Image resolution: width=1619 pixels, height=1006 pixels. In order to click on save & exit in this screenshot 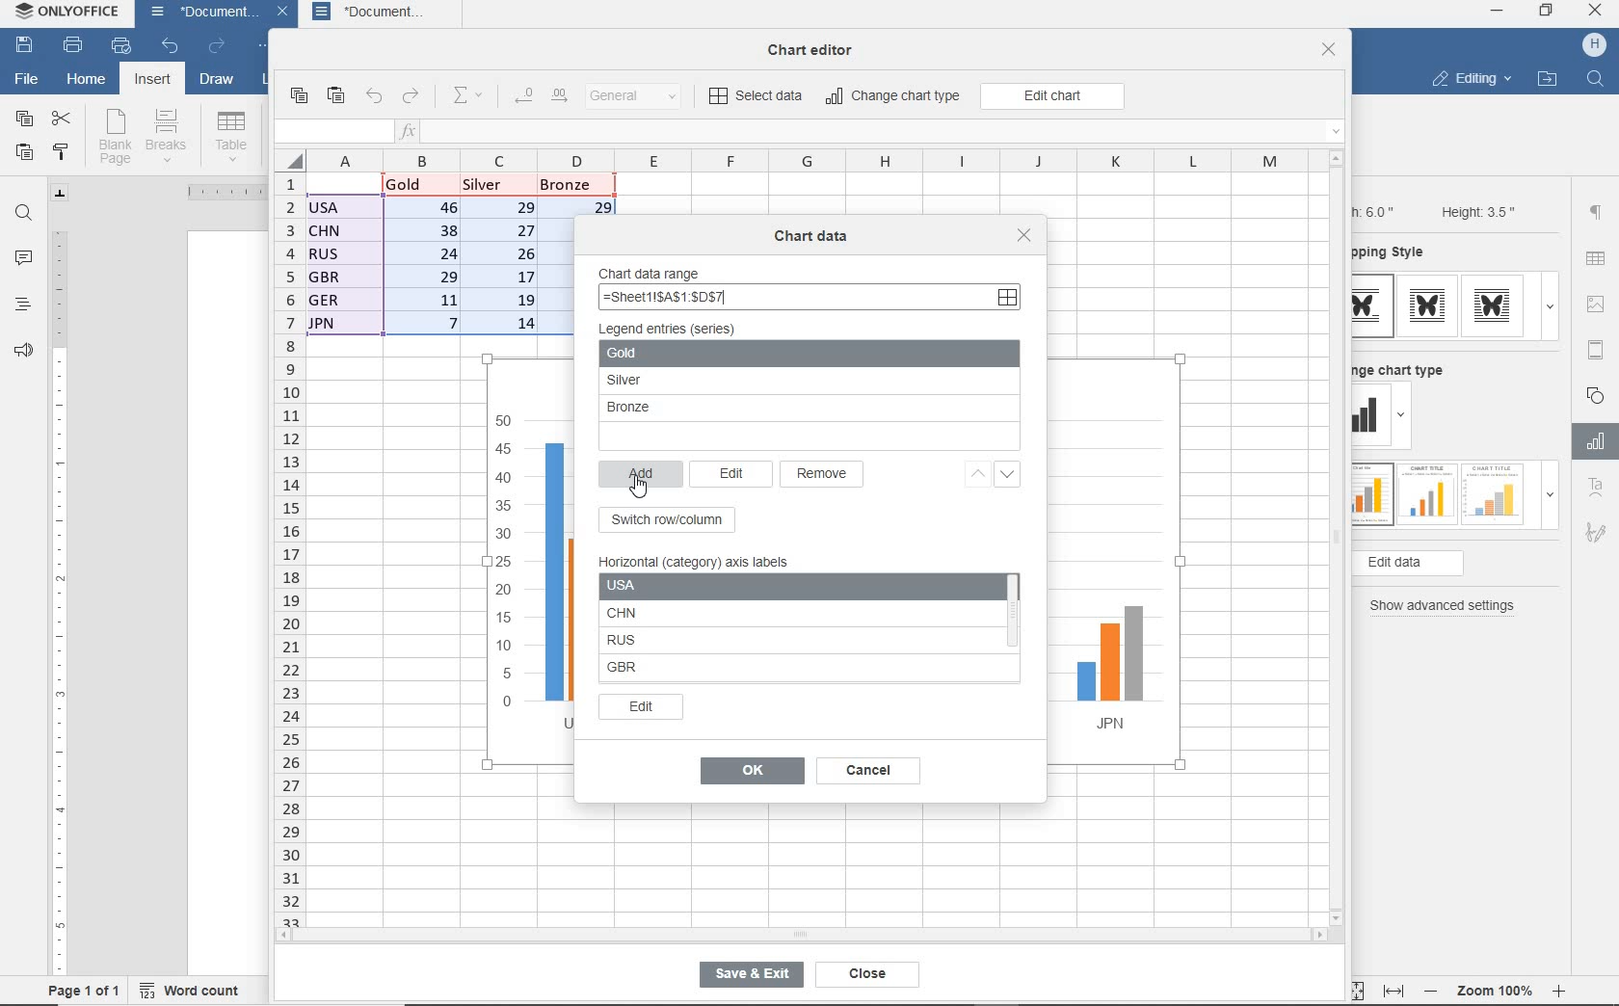, I will do `click(751, 976)`.